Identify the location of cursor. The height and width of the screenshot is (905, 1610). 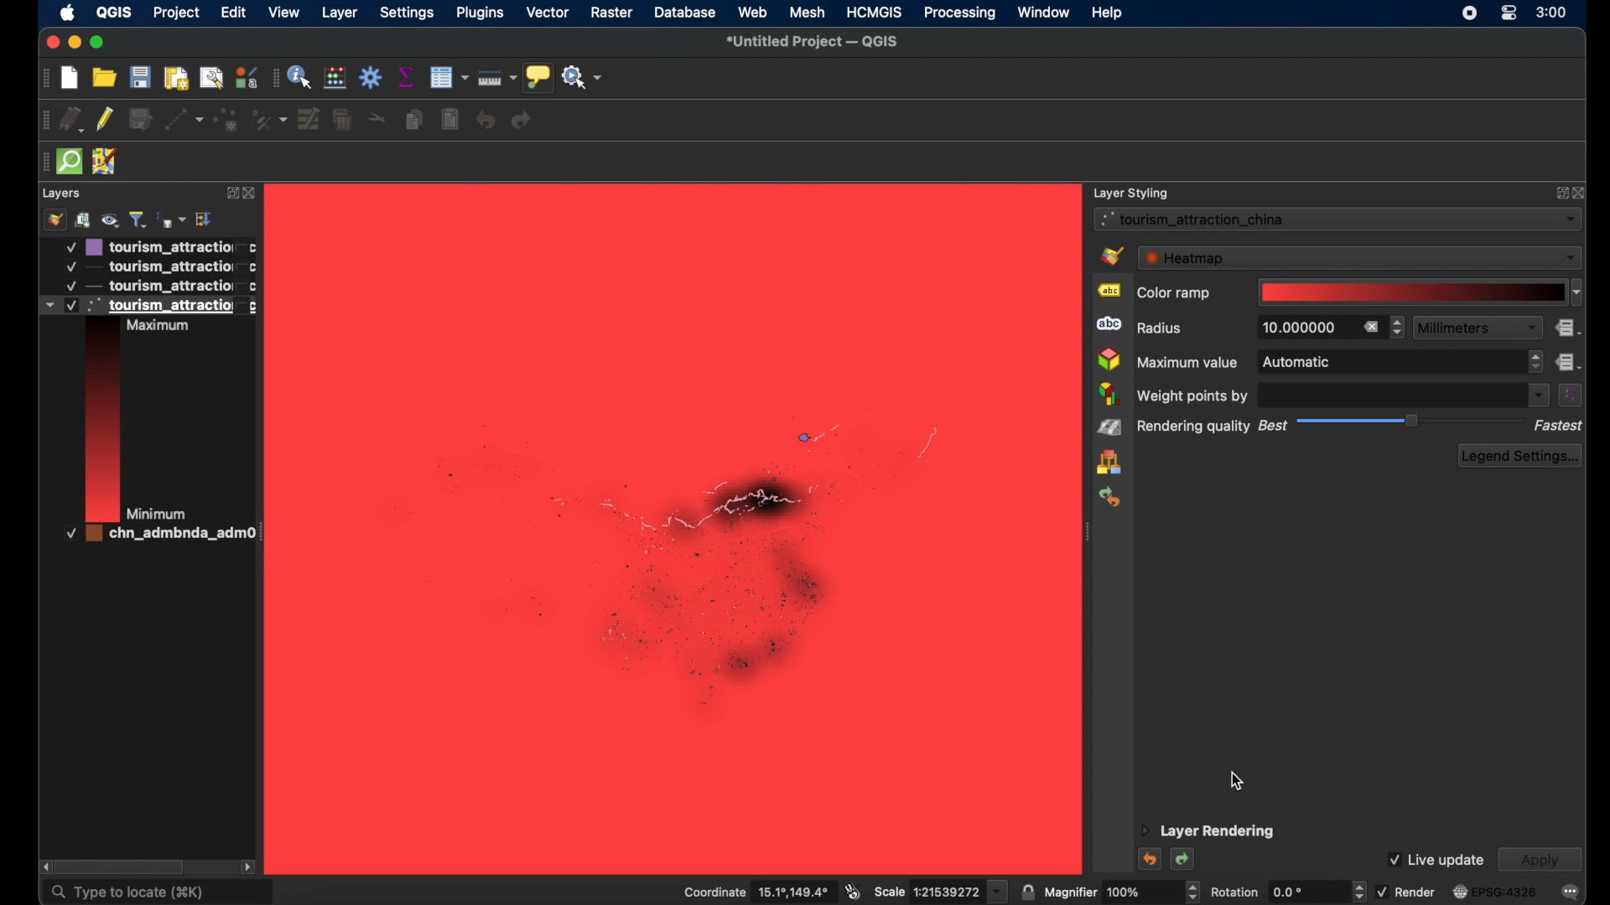
(1238, 782).